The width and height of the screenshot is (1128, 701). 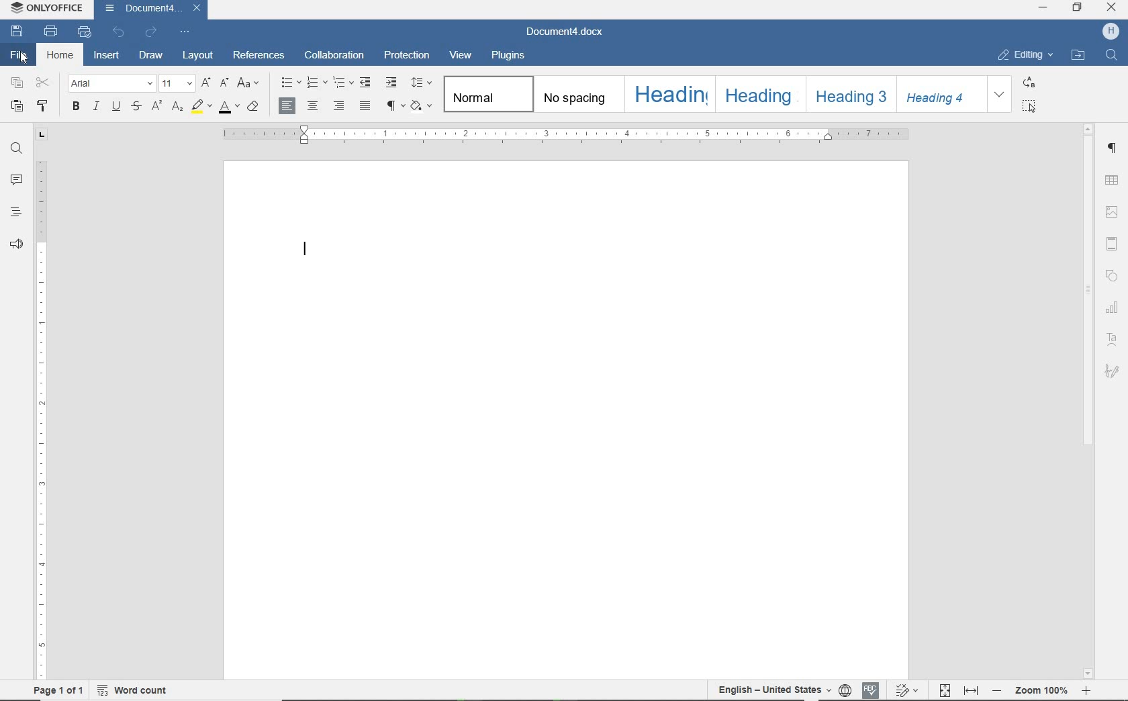 What do you see at coordinates (772, 691) in the screenshot?
I see `english- united states` at bounding box center [772, 691].